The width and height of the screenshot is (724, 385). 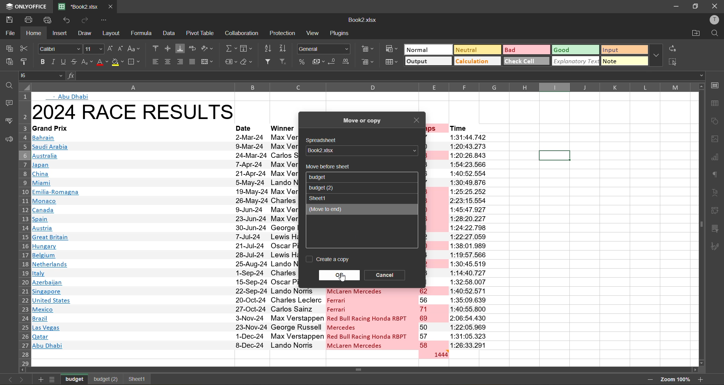 I want to click on print, so click(x=31, y=20).